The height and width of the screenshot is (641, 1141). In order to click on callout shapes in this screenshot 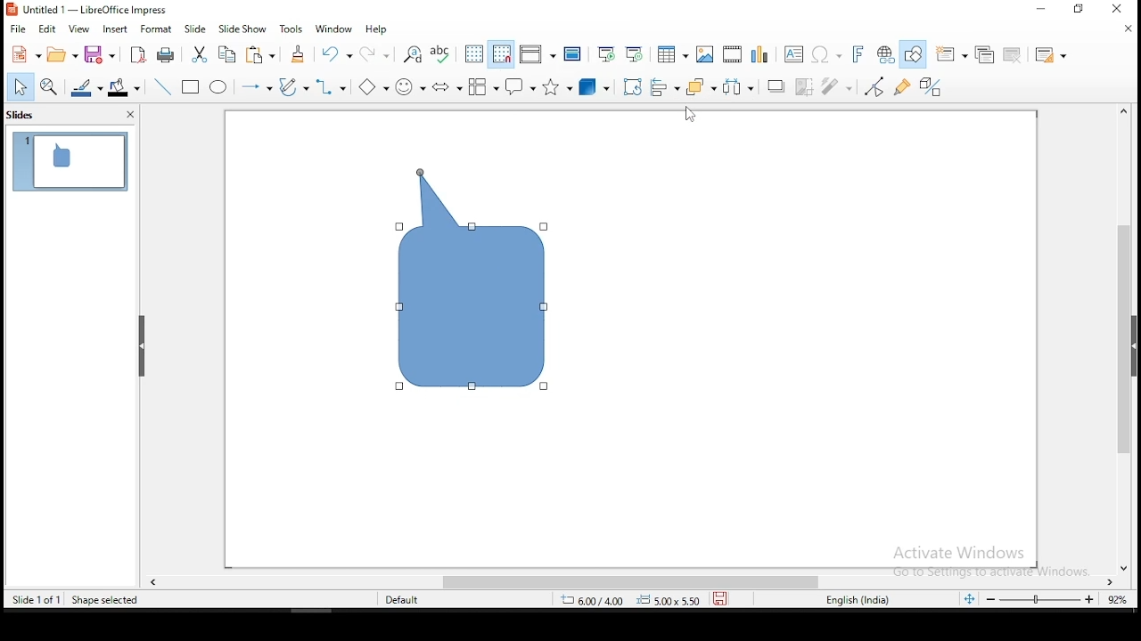, I will do `click(520, 85)`.